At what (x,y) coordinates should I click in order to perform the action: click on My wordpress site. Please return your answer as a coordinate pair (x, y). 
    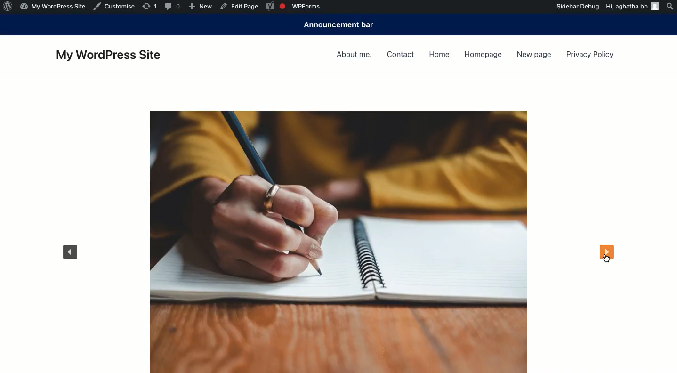
    Looking at the image, I should click on (104, 57).